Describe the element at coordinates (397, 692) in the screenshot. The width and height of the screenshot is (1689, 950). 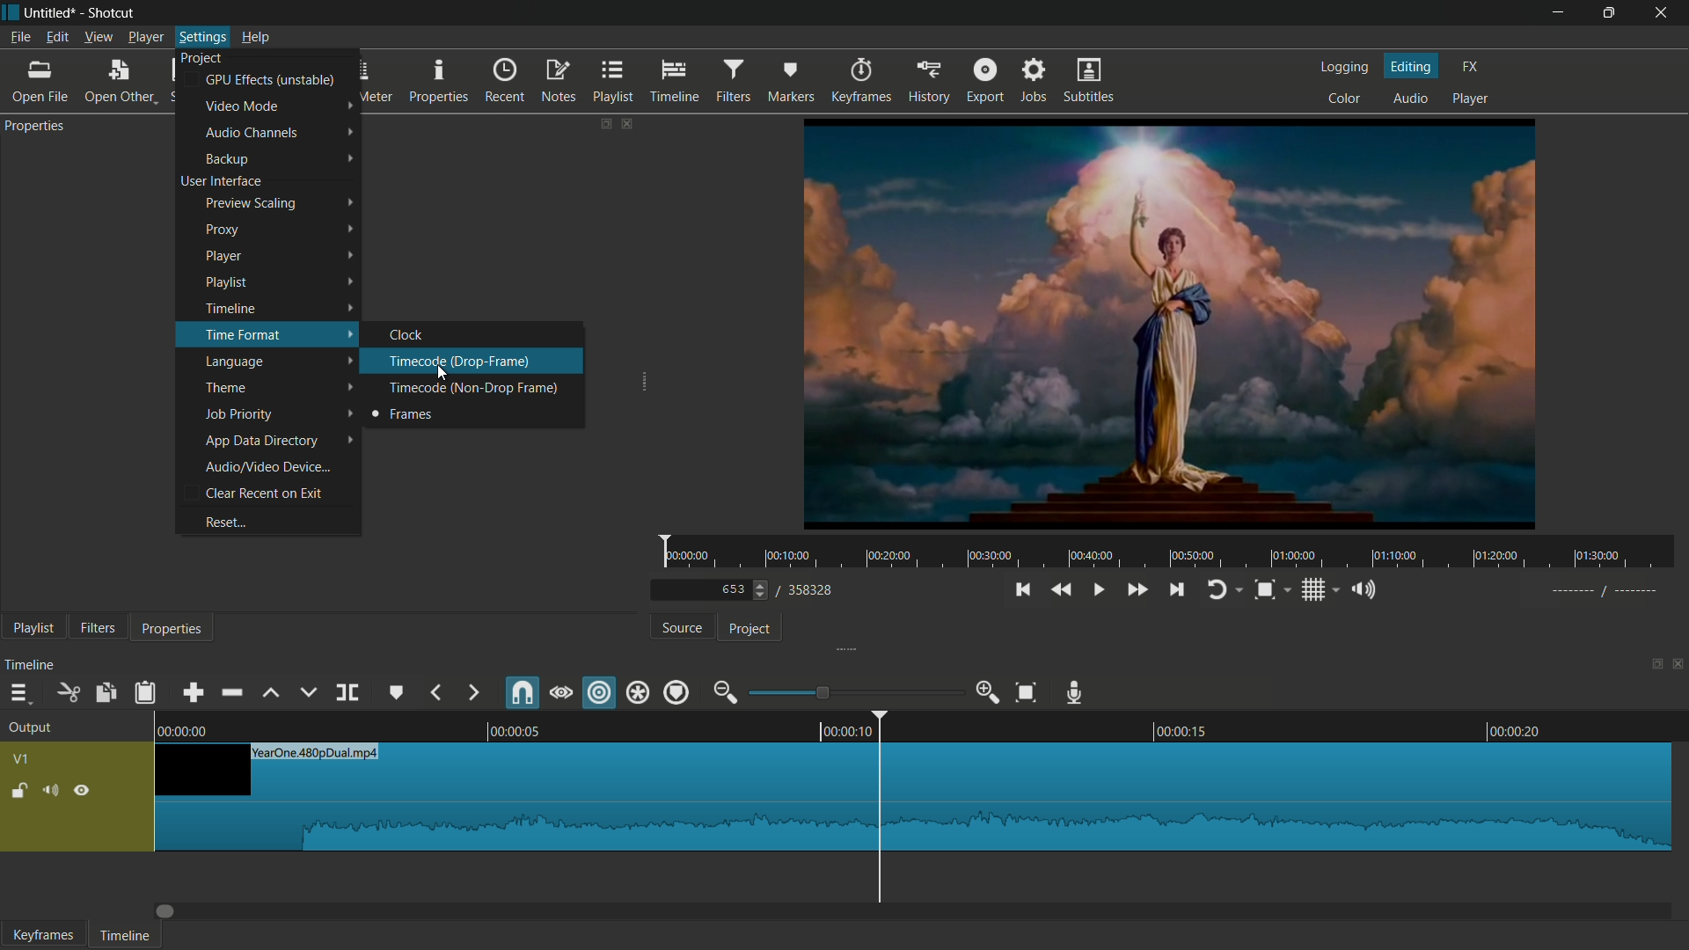
I see `create or edit marker` at that location.